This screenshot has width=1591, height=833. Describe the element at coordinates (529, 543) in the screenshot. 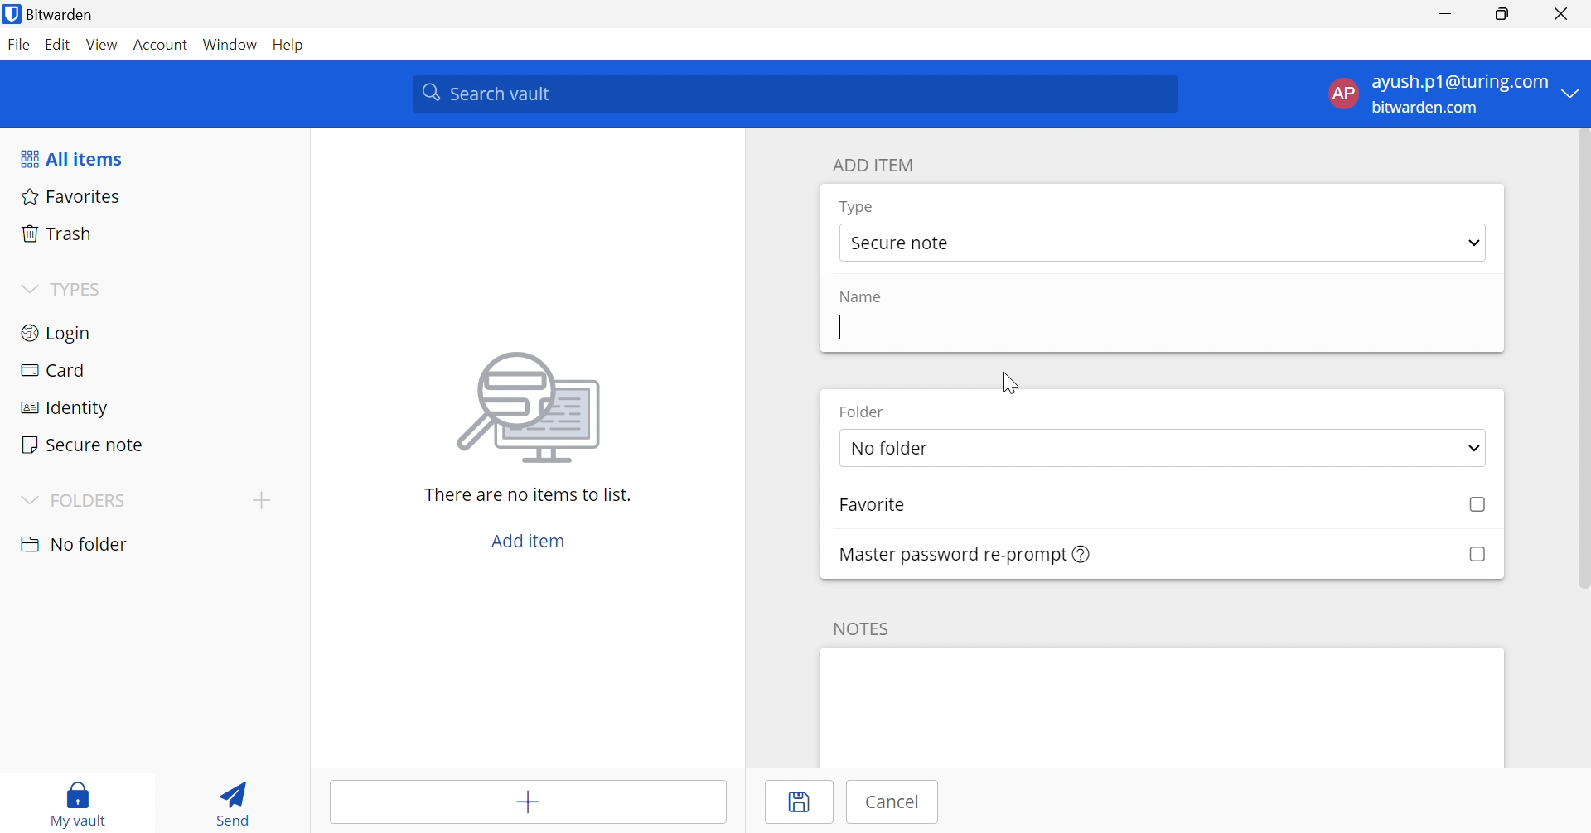

I see `Add item` at that location.